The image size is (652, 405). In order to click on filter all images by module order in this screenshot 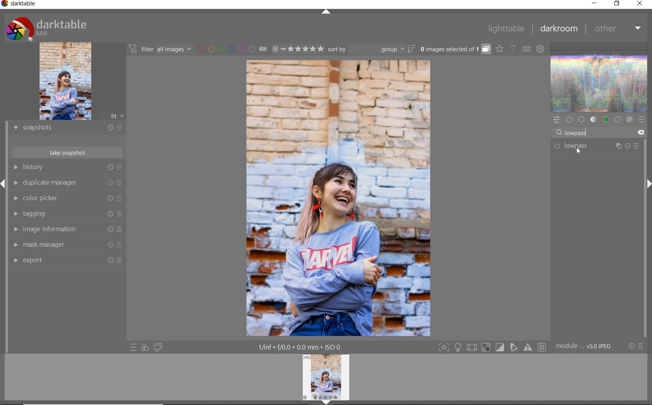, I will do `click(161, 50)`.